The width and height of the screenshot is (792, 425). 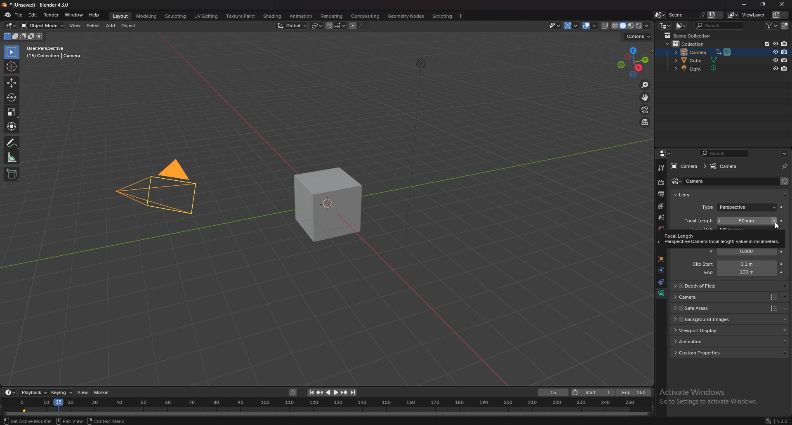 What do you see at coordinates (51, 14) in the screenshot?
I see `render` at bounding box center [51, 14].